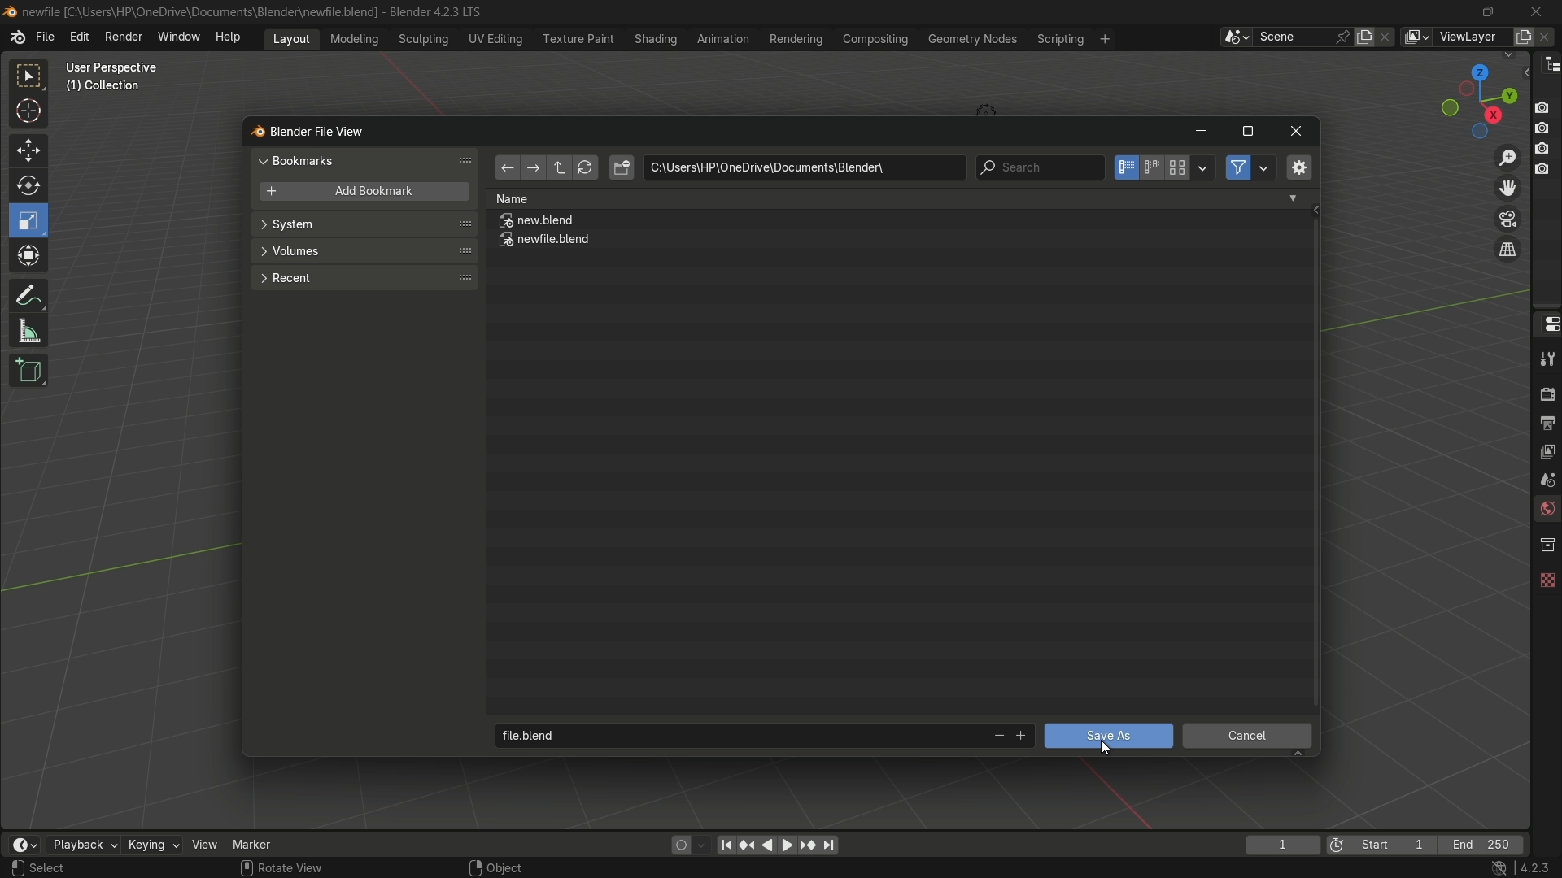 Image resolution: width=1562 pixels, height=878 pixels. I want to click on blend logo, so click(251, 133).